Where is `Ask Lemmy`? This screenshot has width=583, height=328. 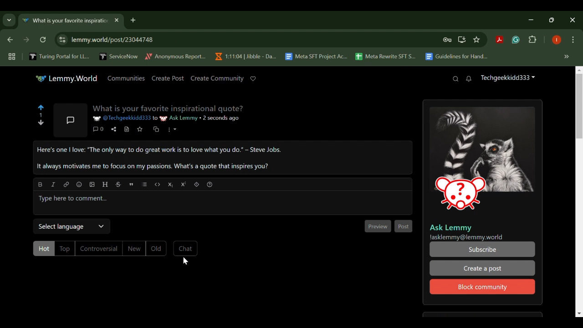
Ask Lemmy is located at coordinates (183, 118).